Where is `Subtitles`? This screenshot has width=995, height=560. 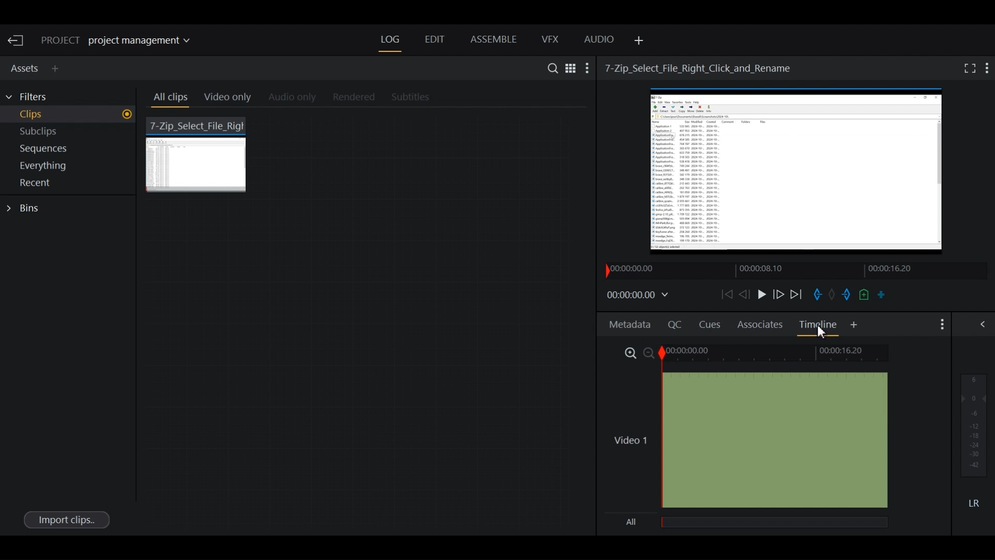 Subtitles is located at coordinates (417, 98).